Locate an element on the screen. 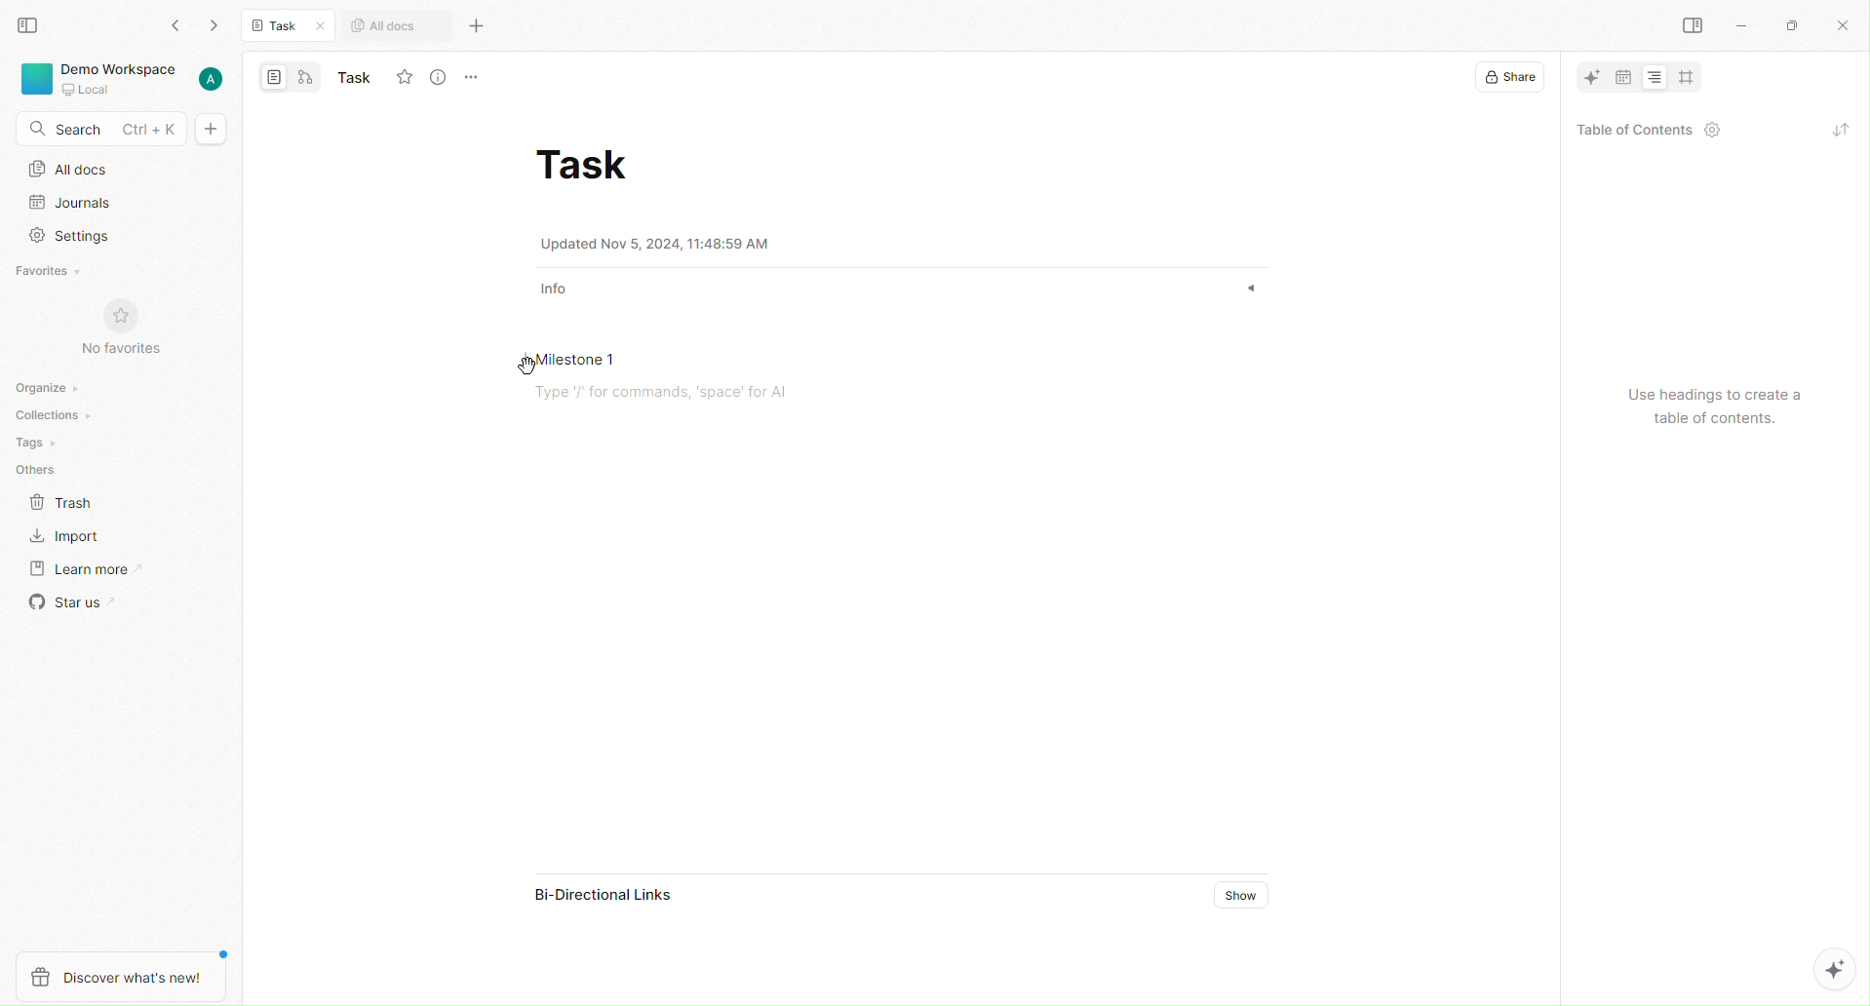 The image size is (1870, 1006). Updated Nov 5, 2024, 11:48:59 AM is located at coordinates (668, 244).